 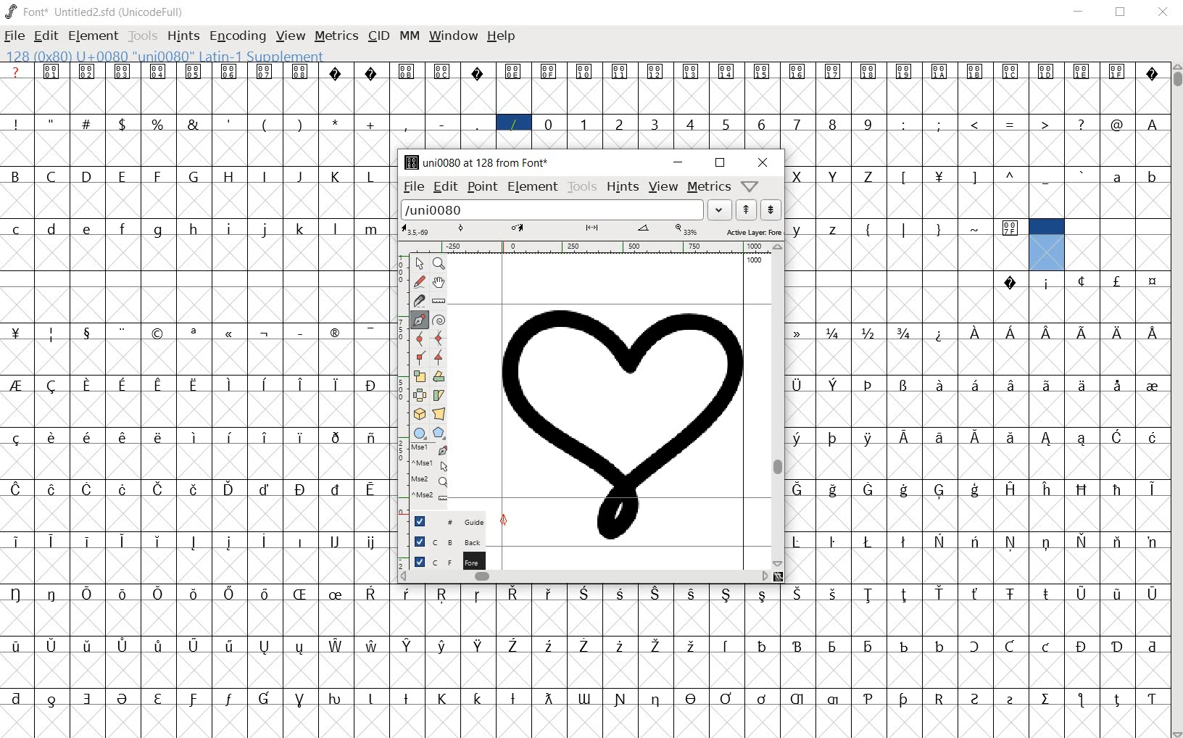 I want to click on glyph, so click(x=300, y=700).